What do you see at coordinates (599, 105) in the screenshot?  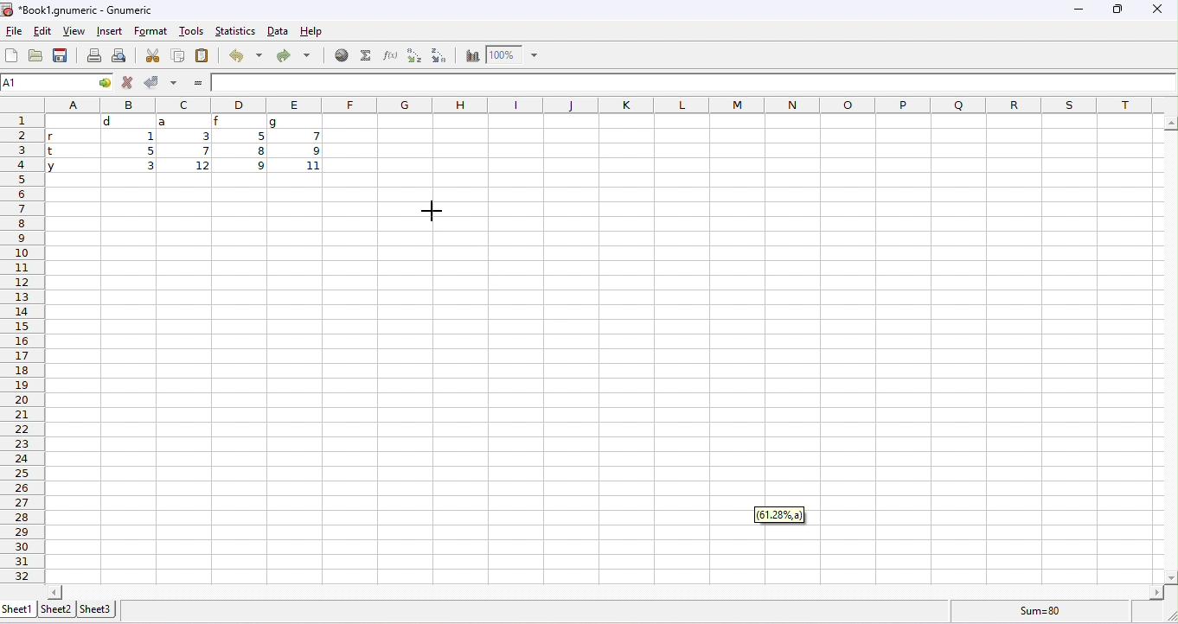 I see `column headings` at bounding box center [599, 105].